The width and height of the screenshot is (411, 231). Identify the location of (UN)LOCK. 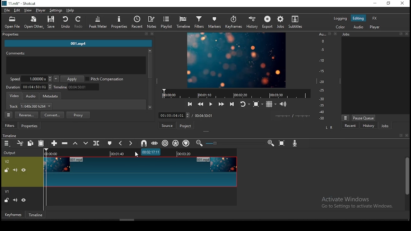
(6, 201).